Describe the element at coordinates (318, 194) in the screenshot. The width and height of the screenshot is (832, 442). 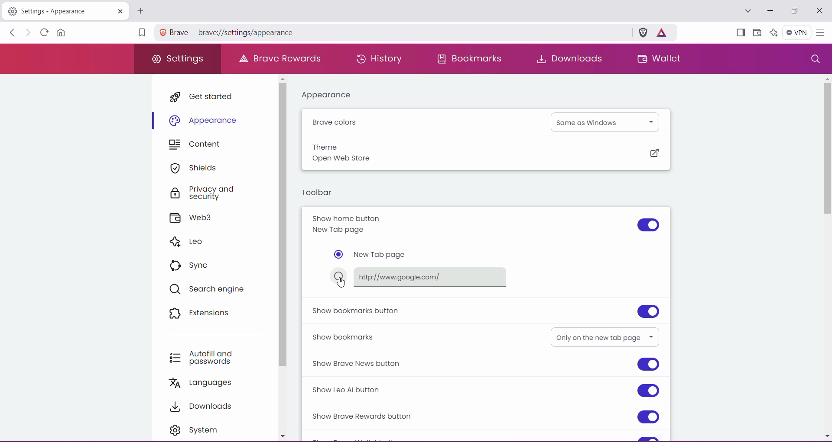
I see `Toolbar` at that location.